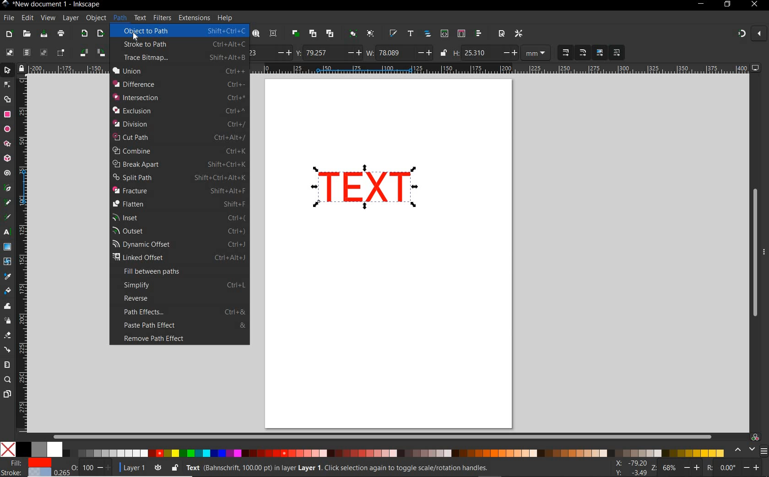  What do you see at coordinates (8, 335) in the screenshot?
I see `ERASER TOOL` at bounding box center [8, 335].